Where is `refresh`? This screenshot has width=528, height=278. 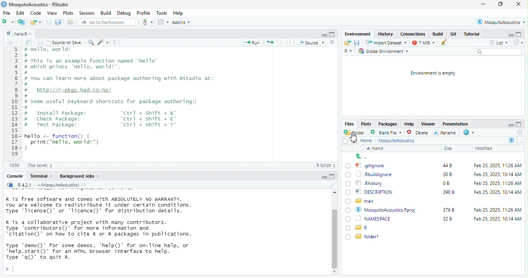
refresh is located at coordinates (518, 132).